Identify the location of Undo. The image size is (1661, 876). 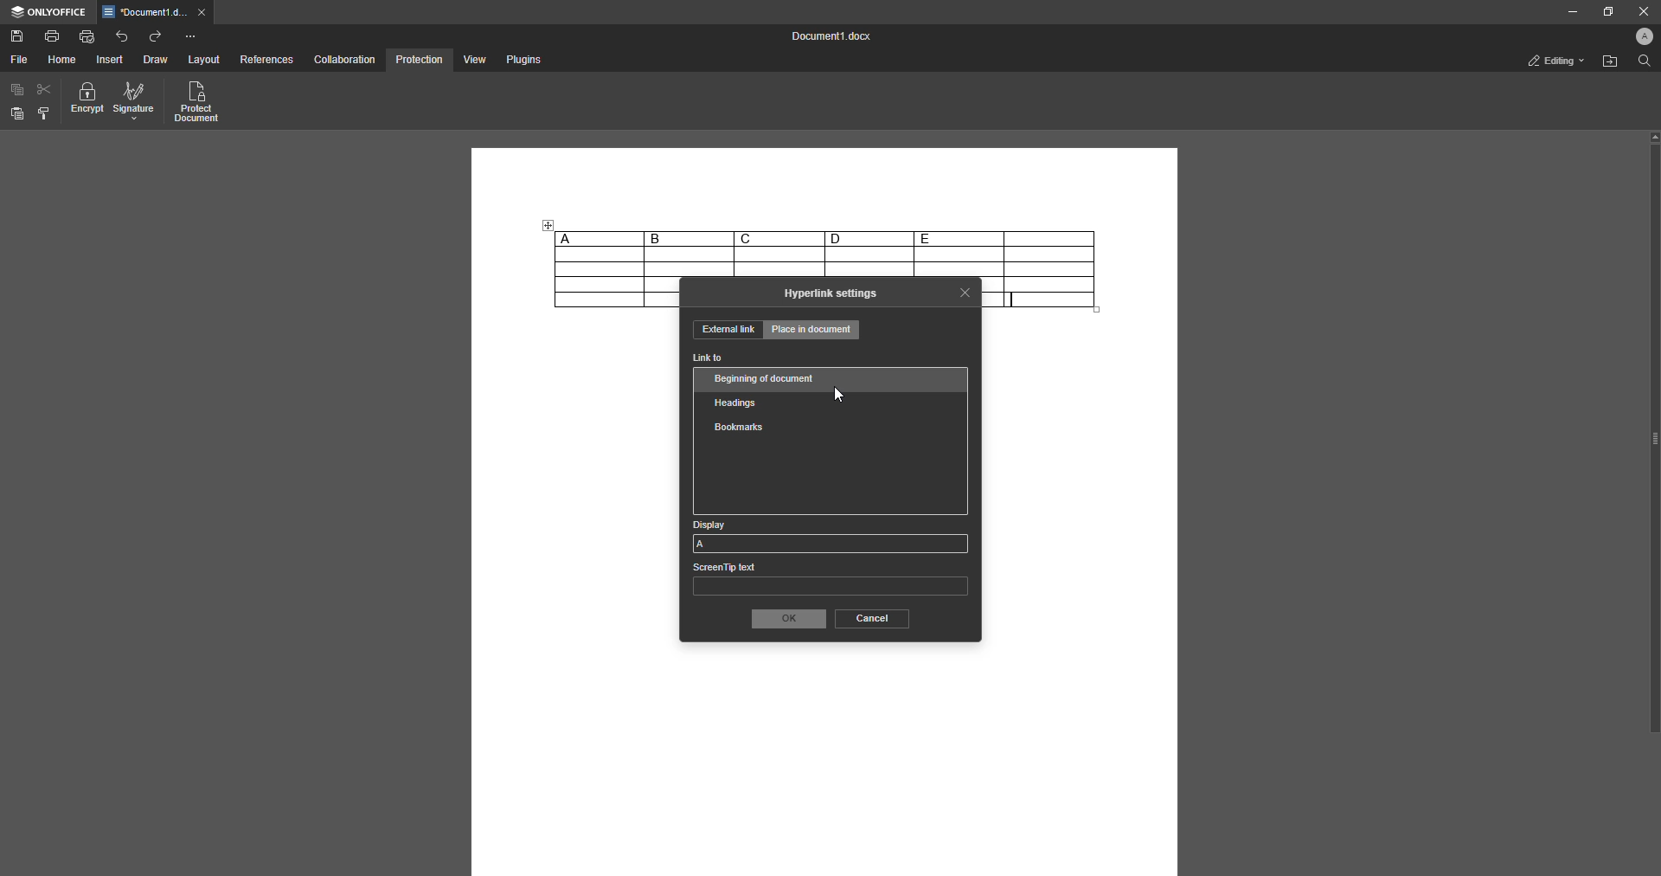
(122, 35).